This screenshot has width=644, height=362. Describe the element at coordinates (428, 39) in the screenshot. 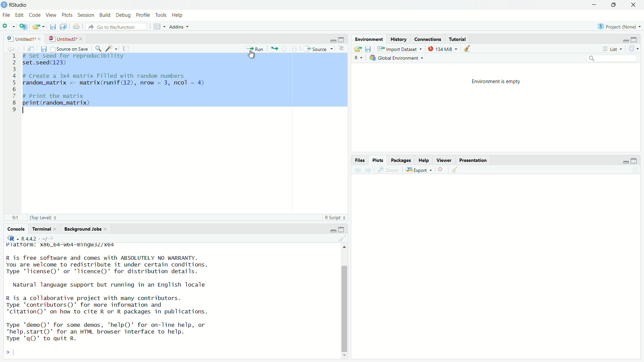

I see `Connections` at that location.